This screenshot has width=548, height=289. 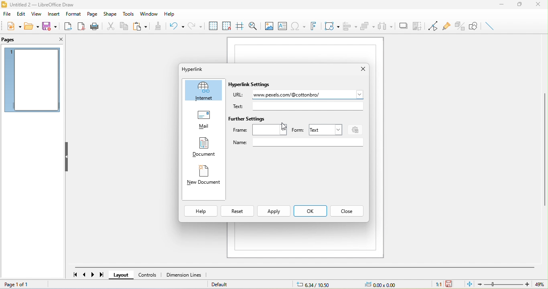 I want to click on url, so click(x=237, y=96).